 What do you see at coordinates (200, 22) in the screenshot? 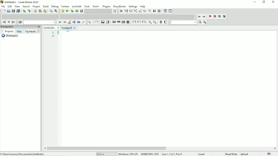
I see `search` at bounding box center [200, 22].